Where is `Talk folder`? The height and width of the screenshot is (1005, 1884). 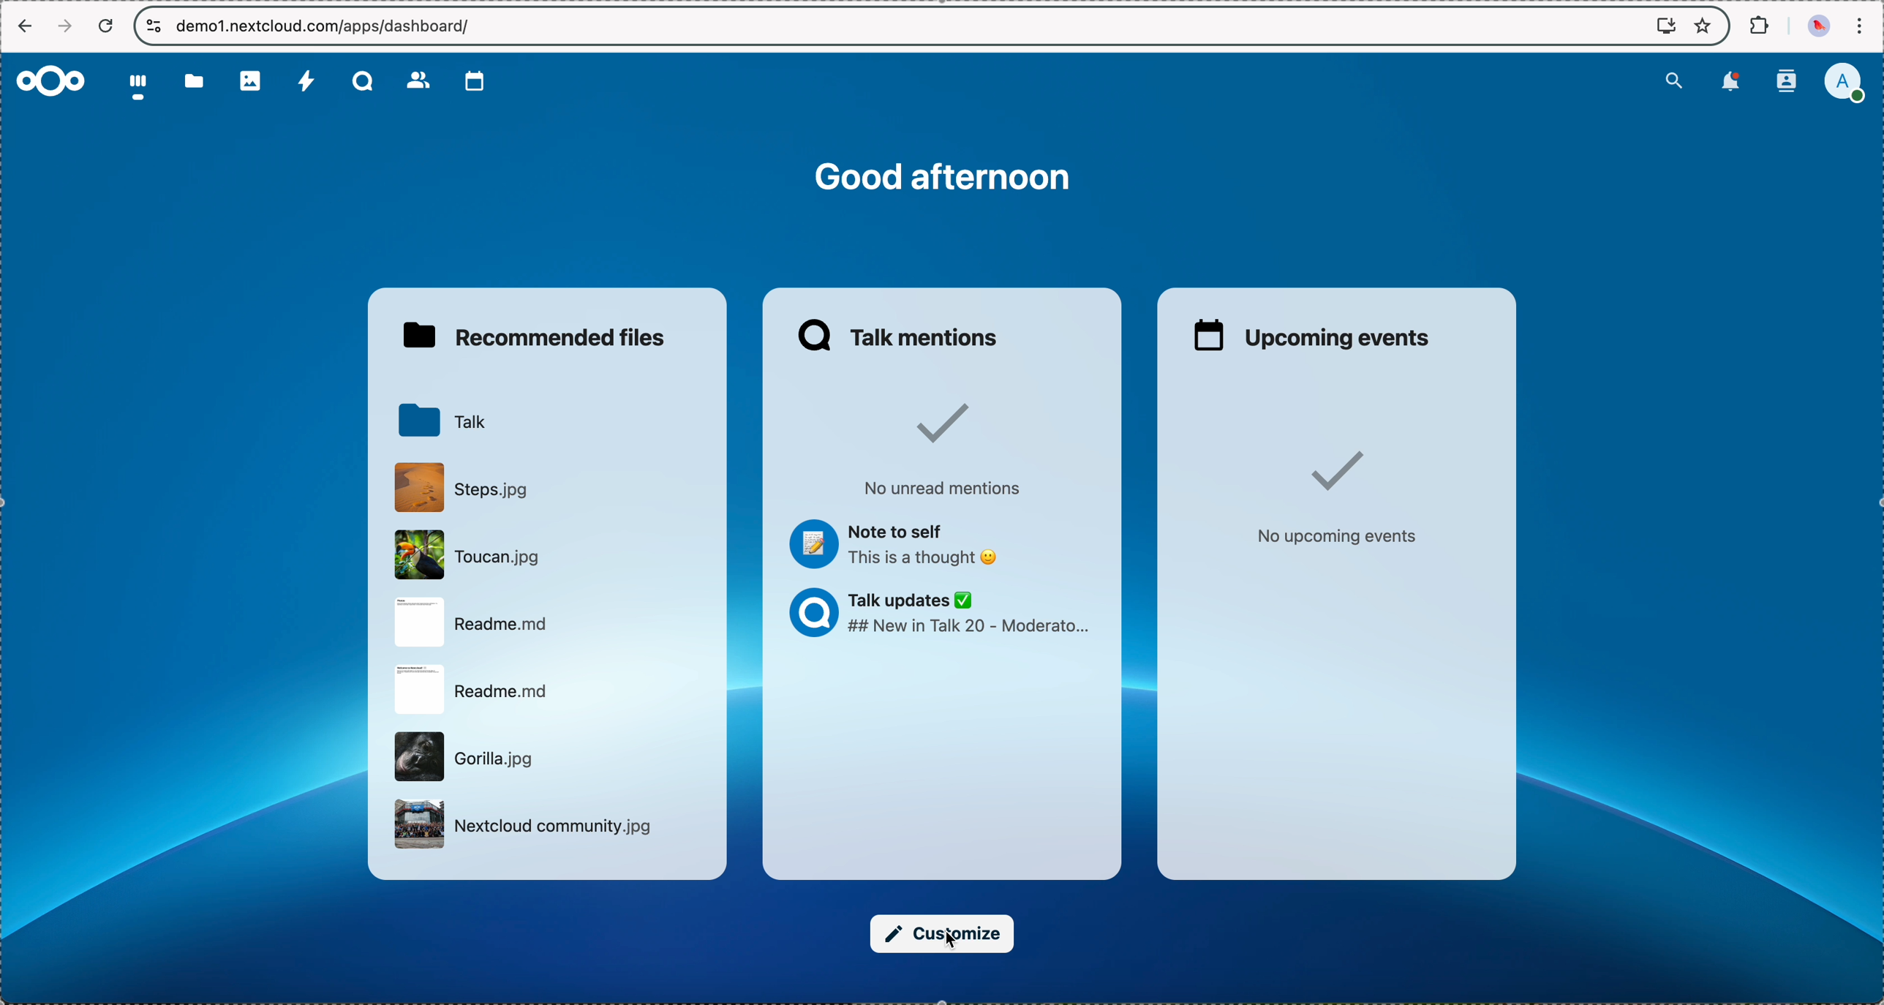
Talk folder is located at coordinates (446, 420).